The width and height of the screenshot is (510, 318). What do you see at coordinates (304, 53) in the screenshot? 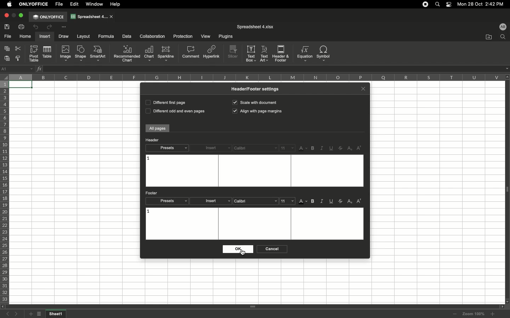
I see `Equation` at bounding box center [304, 53].